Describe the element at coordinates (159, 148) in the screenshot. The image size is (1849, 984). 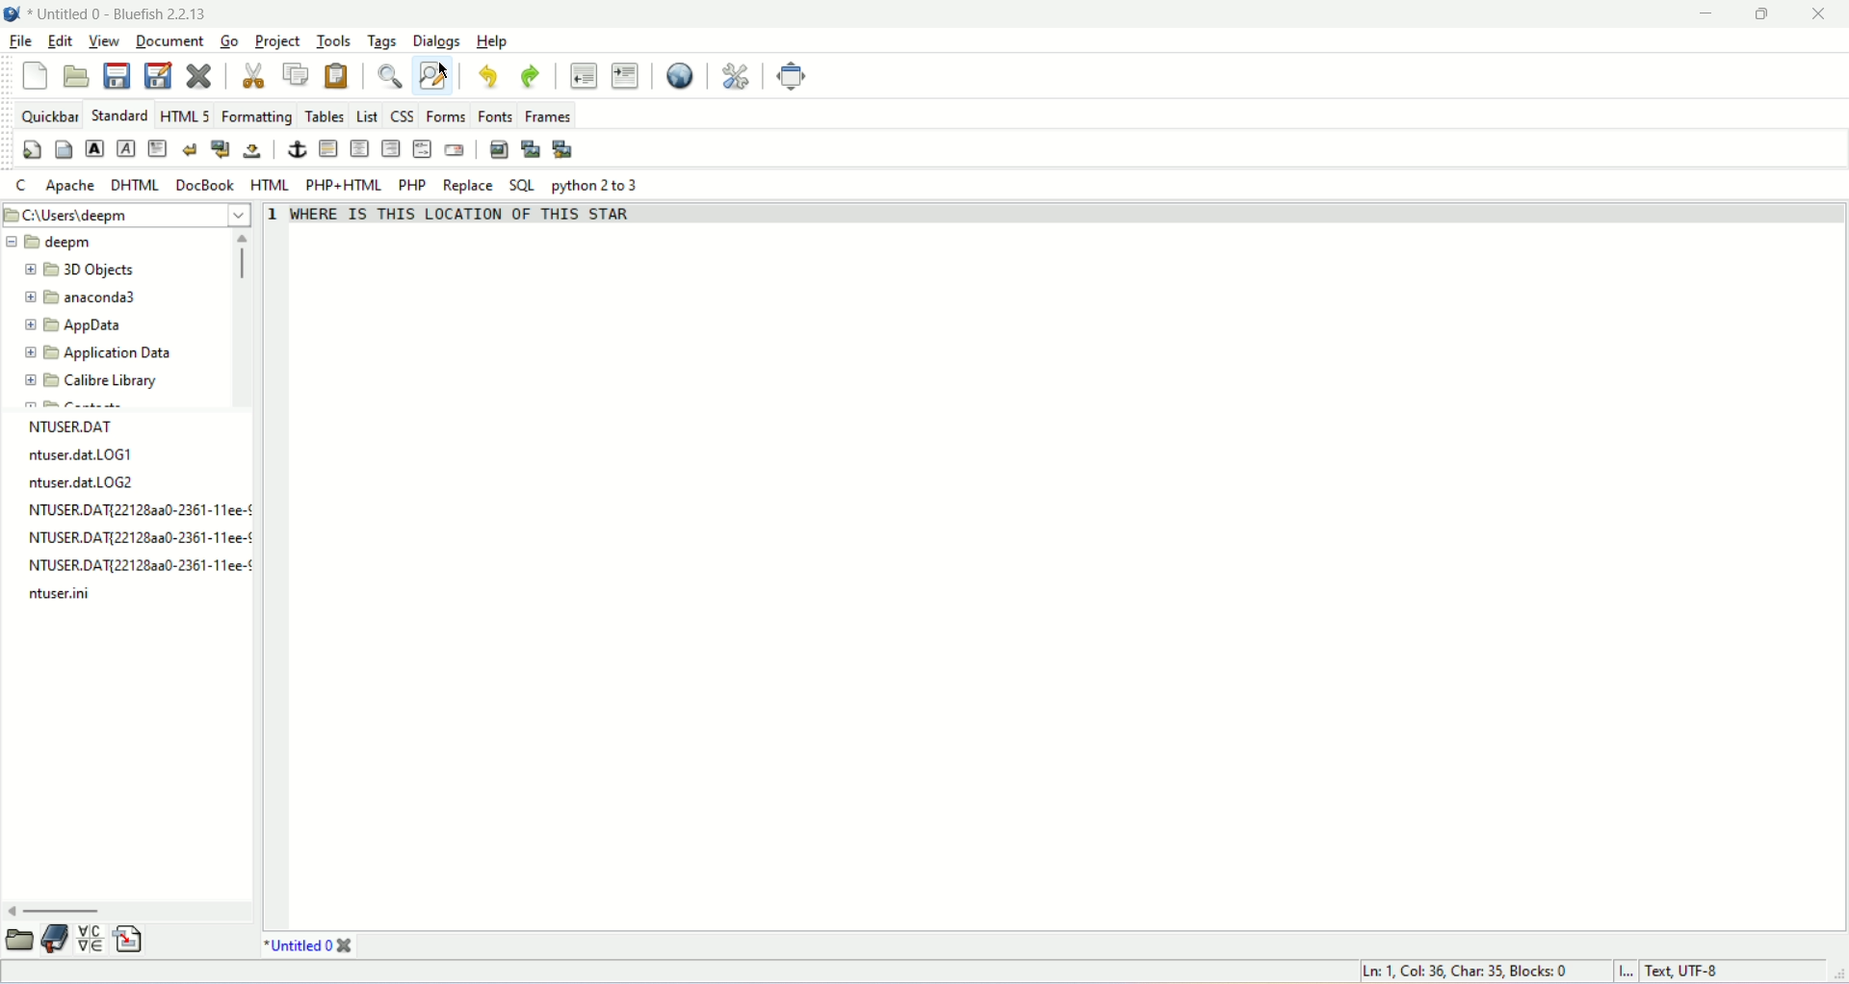
I see `paragraph` at that location.